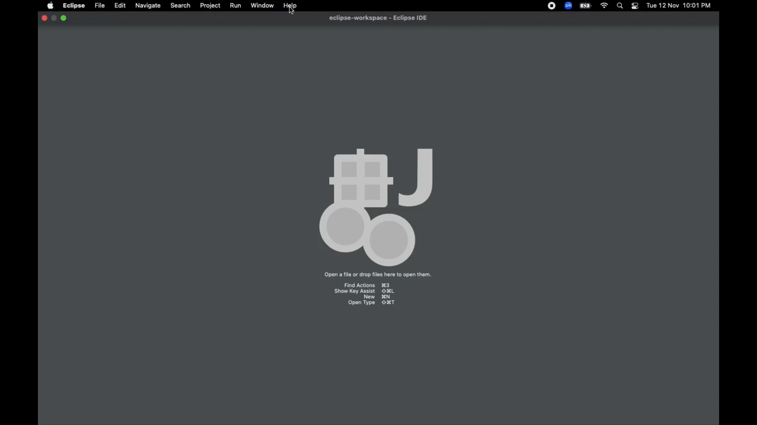 The image size is (757, 425). What do you see at coordinates (263, 6) in the screenshot?
I see `Window` at bounding box center [263, 6].